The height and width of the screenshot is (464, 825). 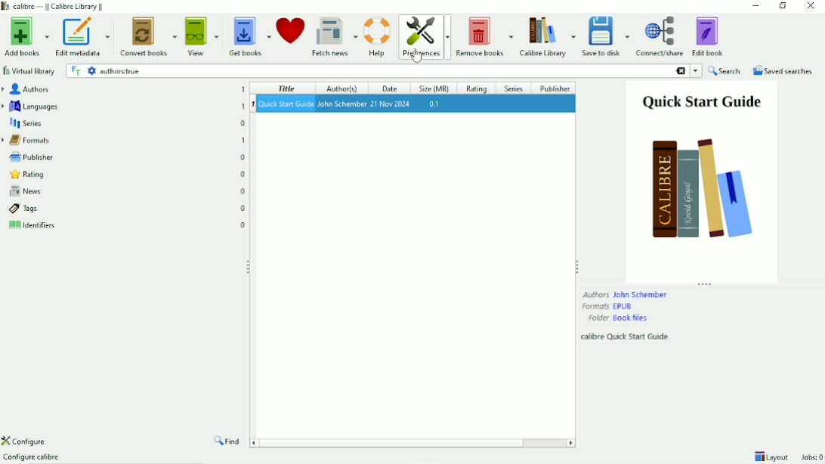 I want to click on Rating, so click(x=125, y=175).